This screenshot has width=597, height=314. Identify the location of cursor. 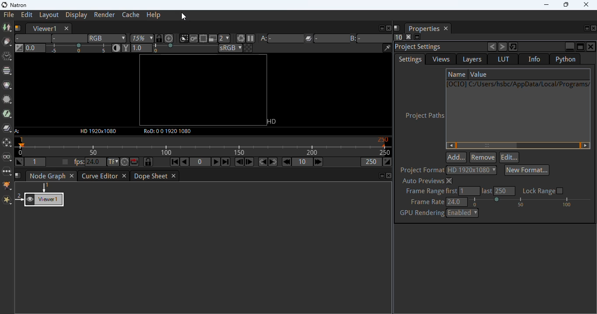
(184, 17).